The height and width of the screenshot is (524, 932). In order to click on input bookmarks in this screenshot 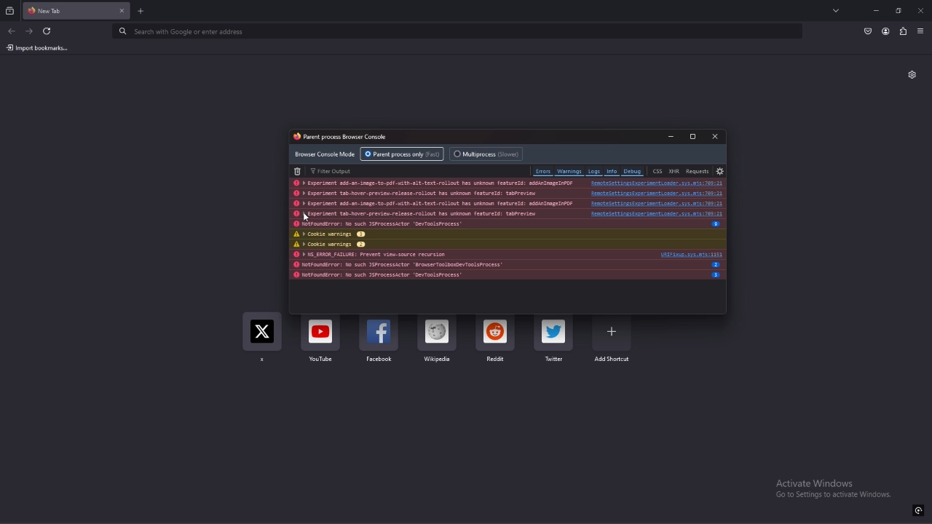, I will do `click(42, 47)`.